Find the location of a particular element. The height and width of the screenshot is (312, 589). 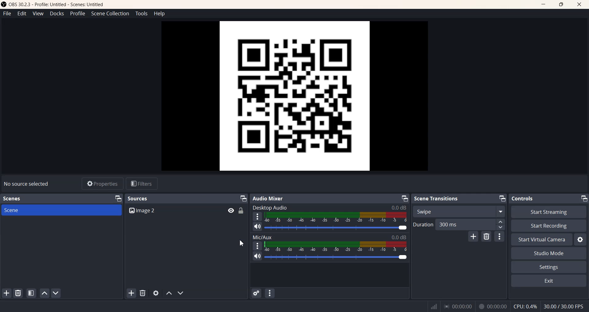

Sound Indicator is located at coordinates (337, 217).